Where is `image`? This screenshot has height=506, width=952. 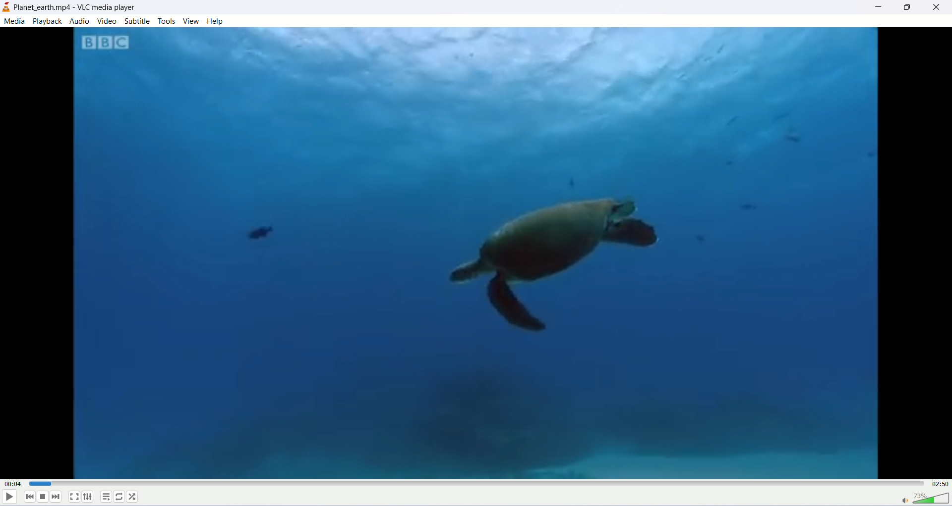 image is located at coordinates (477, 253).